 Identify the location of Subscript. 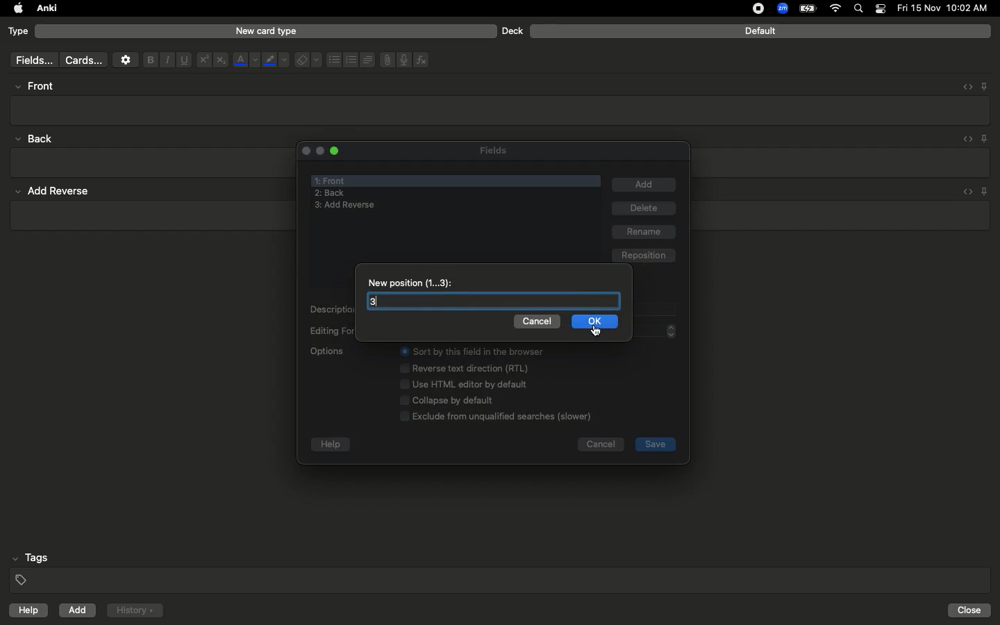
(221, 60).